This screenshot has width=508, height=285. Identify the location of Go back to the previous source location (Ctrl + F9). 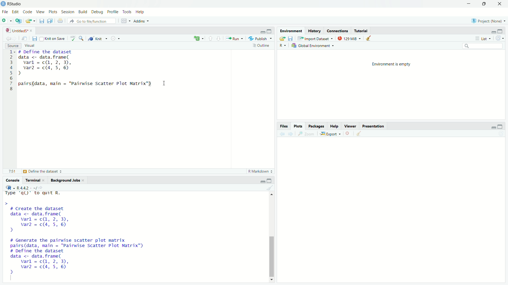
(281, 133).